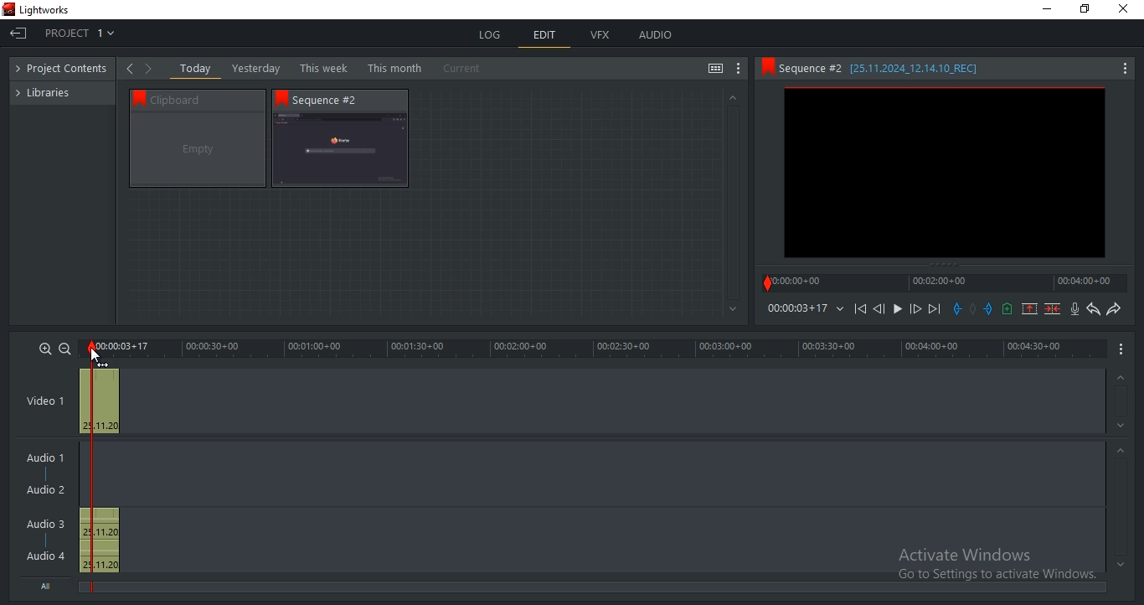 The image size is (1144, 605). What do you see at coordinates (51, 524) in the screenshot?
I see `Audio 3` at bounding box center [51, 524].